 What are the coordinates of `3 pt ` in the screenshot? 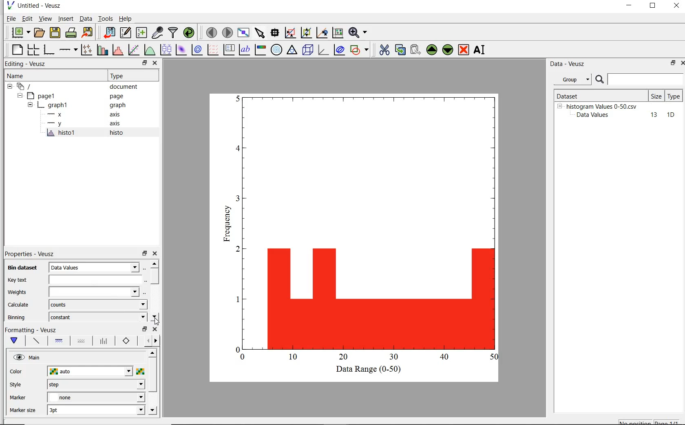 It's located at (96, 409).